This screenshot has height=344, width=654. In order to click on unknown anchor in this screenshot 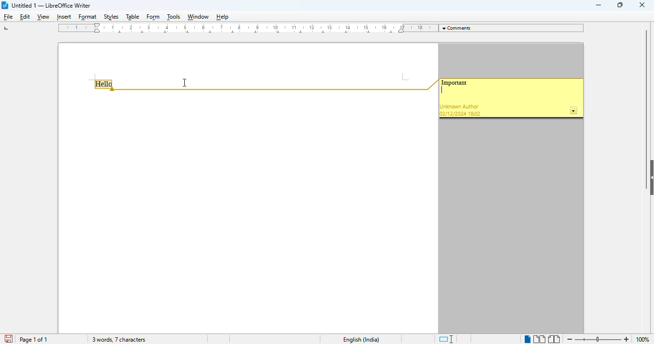, I will do `click(460, 107)`.